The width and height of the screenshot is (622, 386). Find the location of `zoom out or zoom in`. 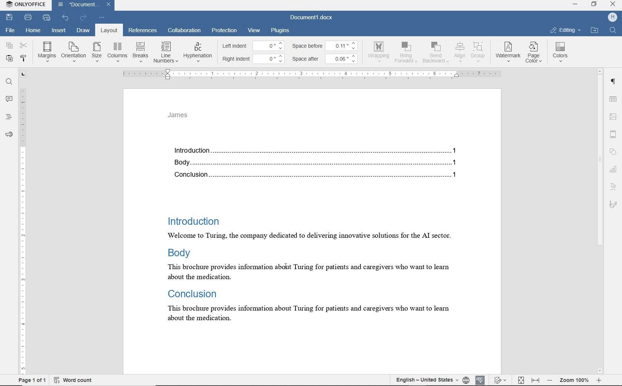

zoom out or zoom in is located at coordinates (574, 380).